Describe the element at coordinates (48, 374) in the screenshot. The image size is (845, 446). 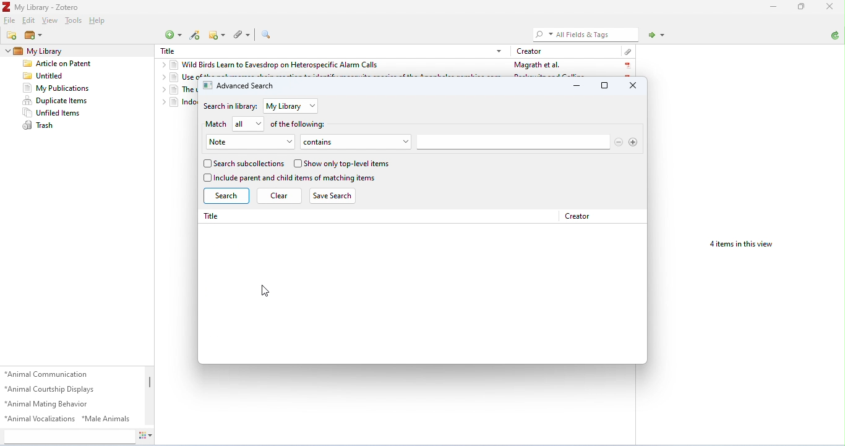
I see `animal communication` at that location.